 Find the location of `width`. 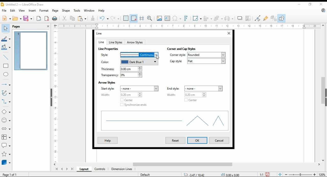

width is located at coordinates (187, 95).